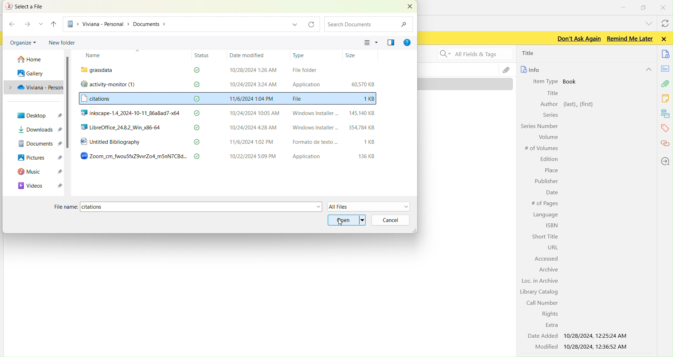 This screenshot has width=673, height=357. Describe the element at coordinates (34, 130) in the screenshot. I see `downloads` at that location.